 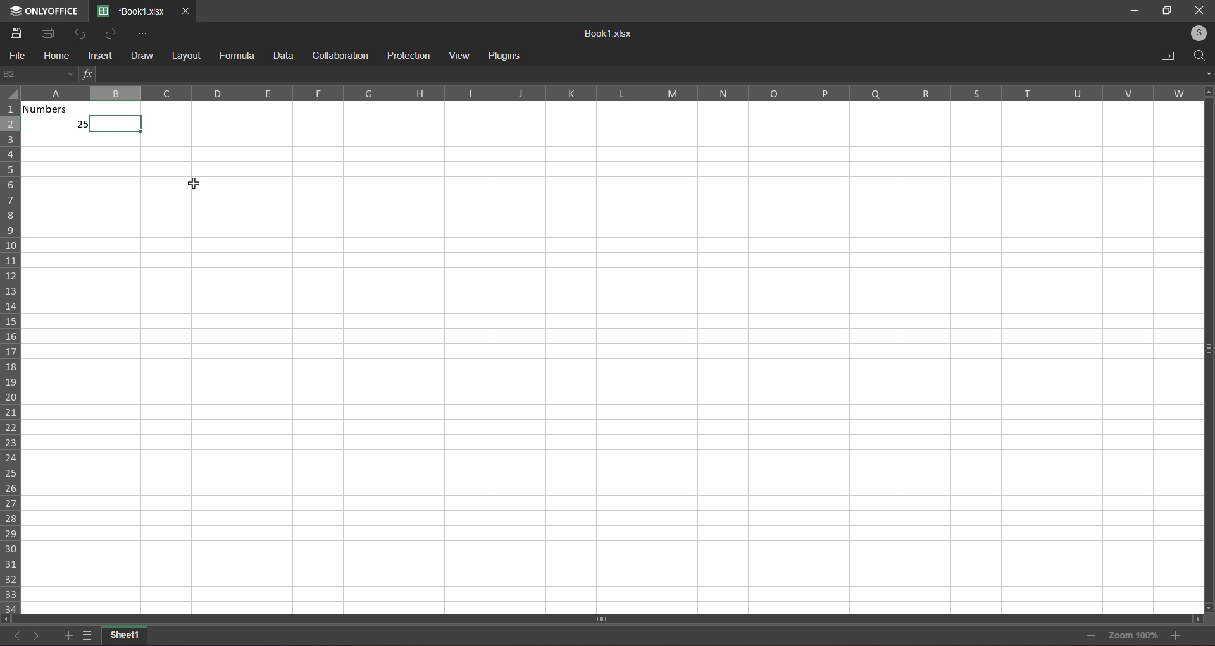 What do you see at coordinates (1193, 619) in the screenshot?
I see `scroll right` at bounding box center [1193, 619].